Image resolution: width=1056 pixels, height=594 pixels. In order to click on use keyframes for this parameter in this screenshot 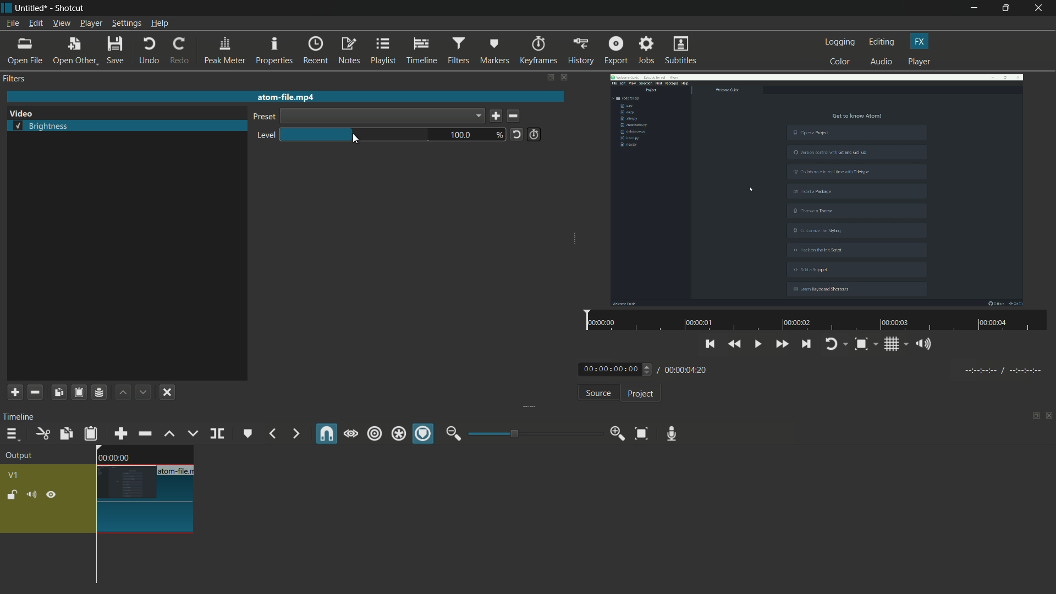, I will do `click(533, 134)`.